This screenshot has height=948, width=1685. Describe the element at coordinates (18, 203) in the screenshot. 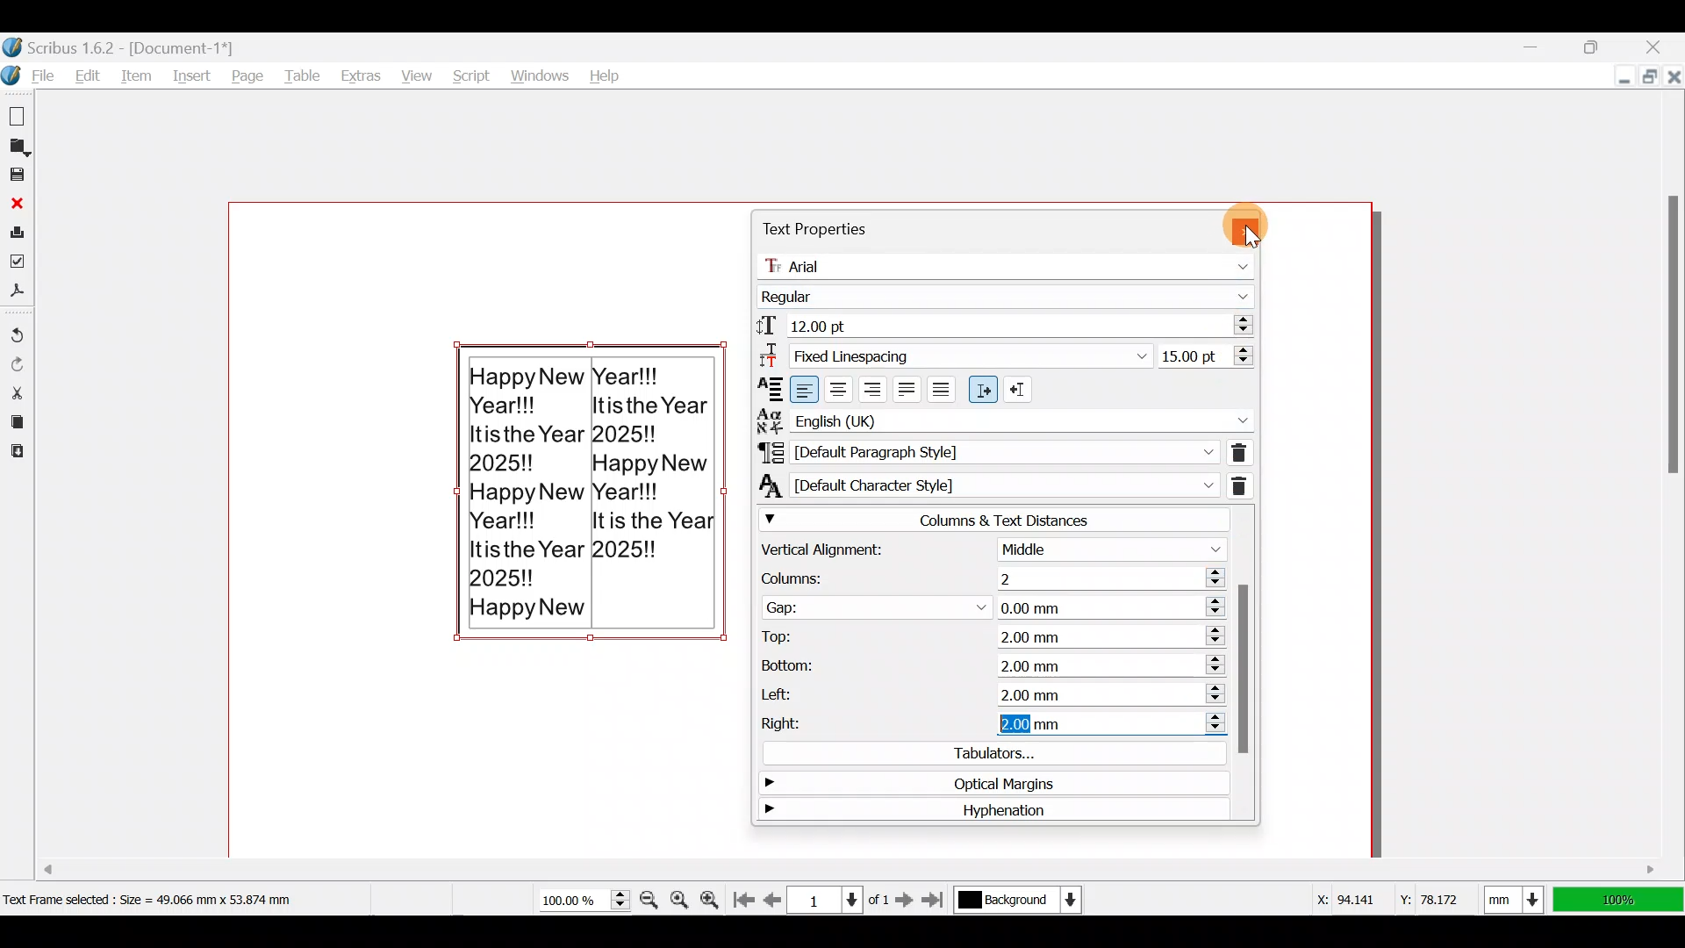

I see `Close` at that location.